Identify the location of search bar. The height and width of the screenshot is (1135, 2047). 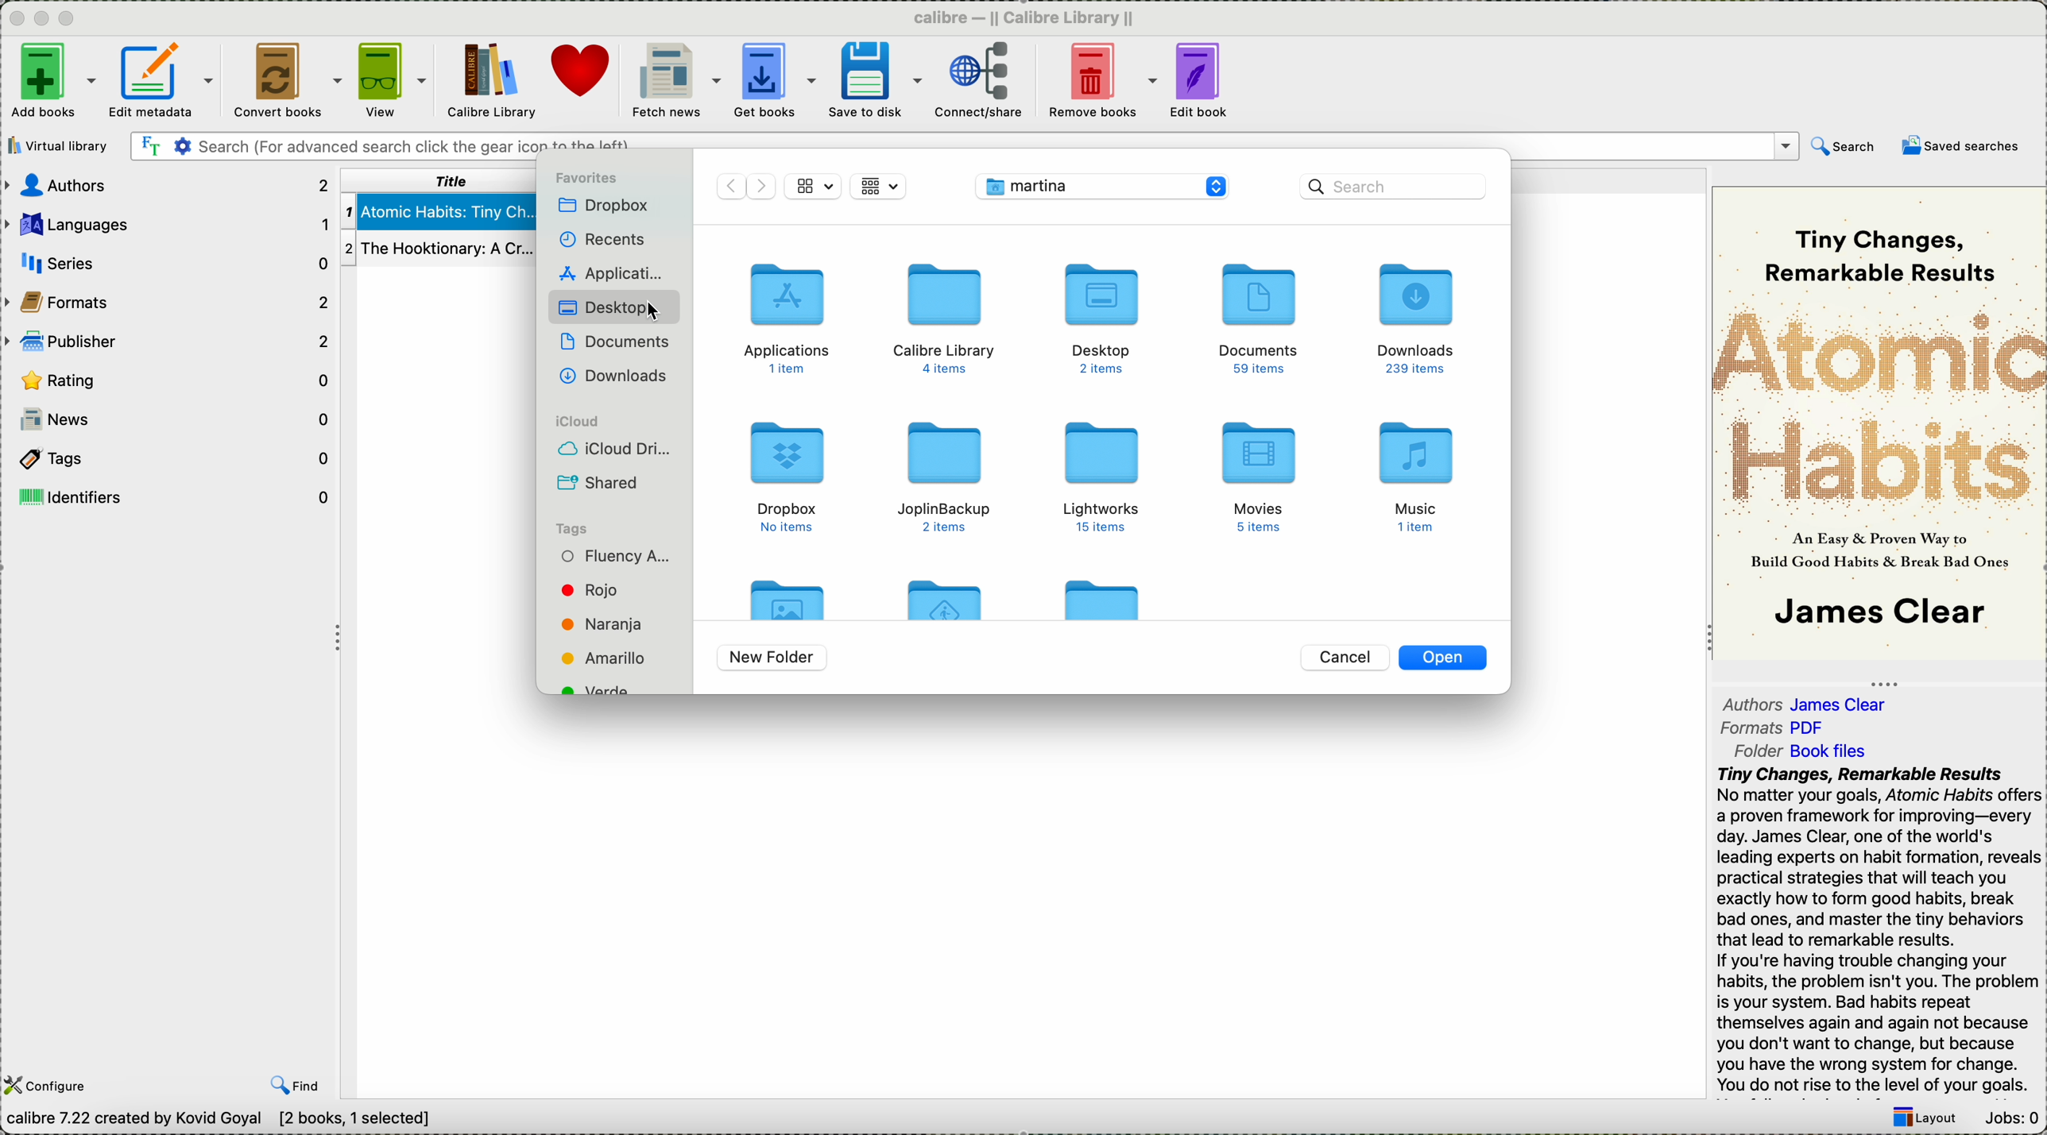
(1377, 187).